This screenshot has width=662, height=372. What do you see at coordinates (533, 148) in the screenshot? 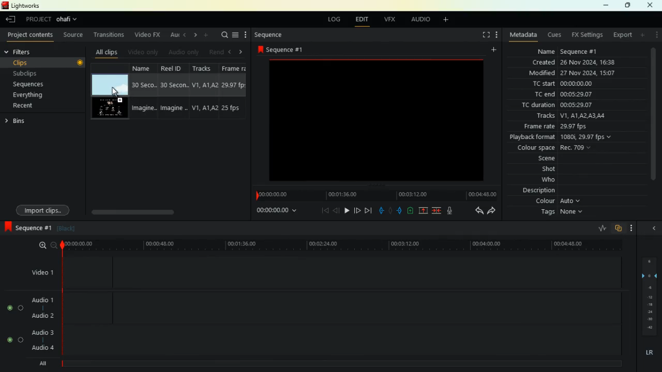
I see `colour space` at bounding box center [533, 148].